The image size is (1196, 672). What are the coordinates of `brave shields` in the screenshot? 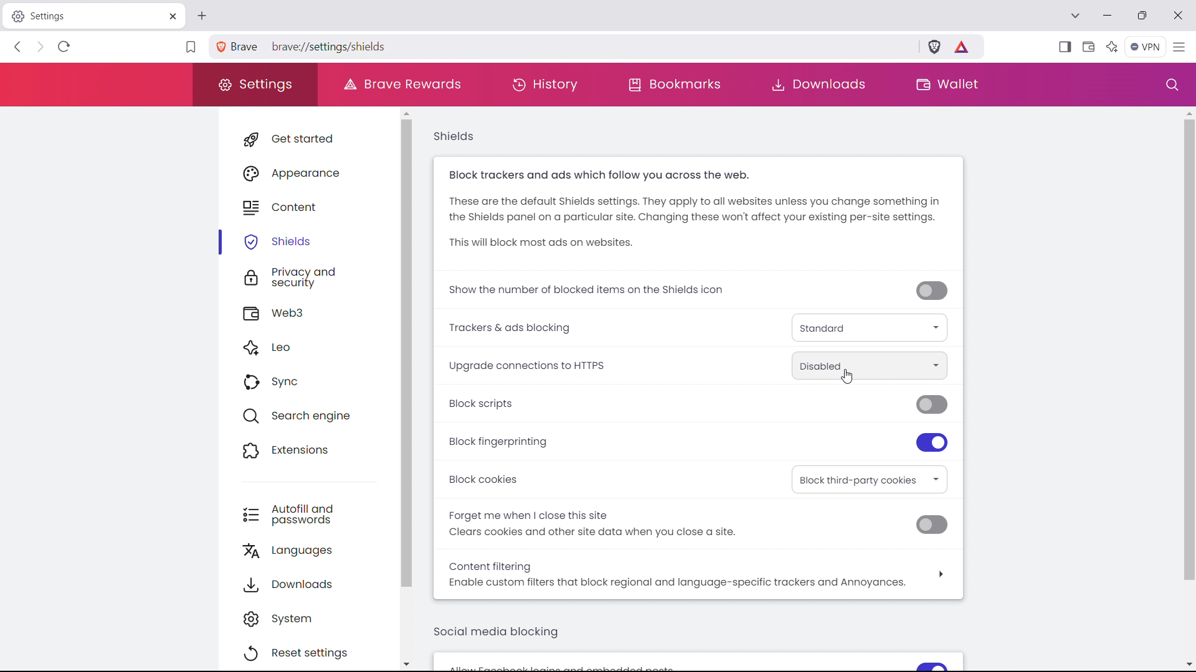 It's located at (934, 46).